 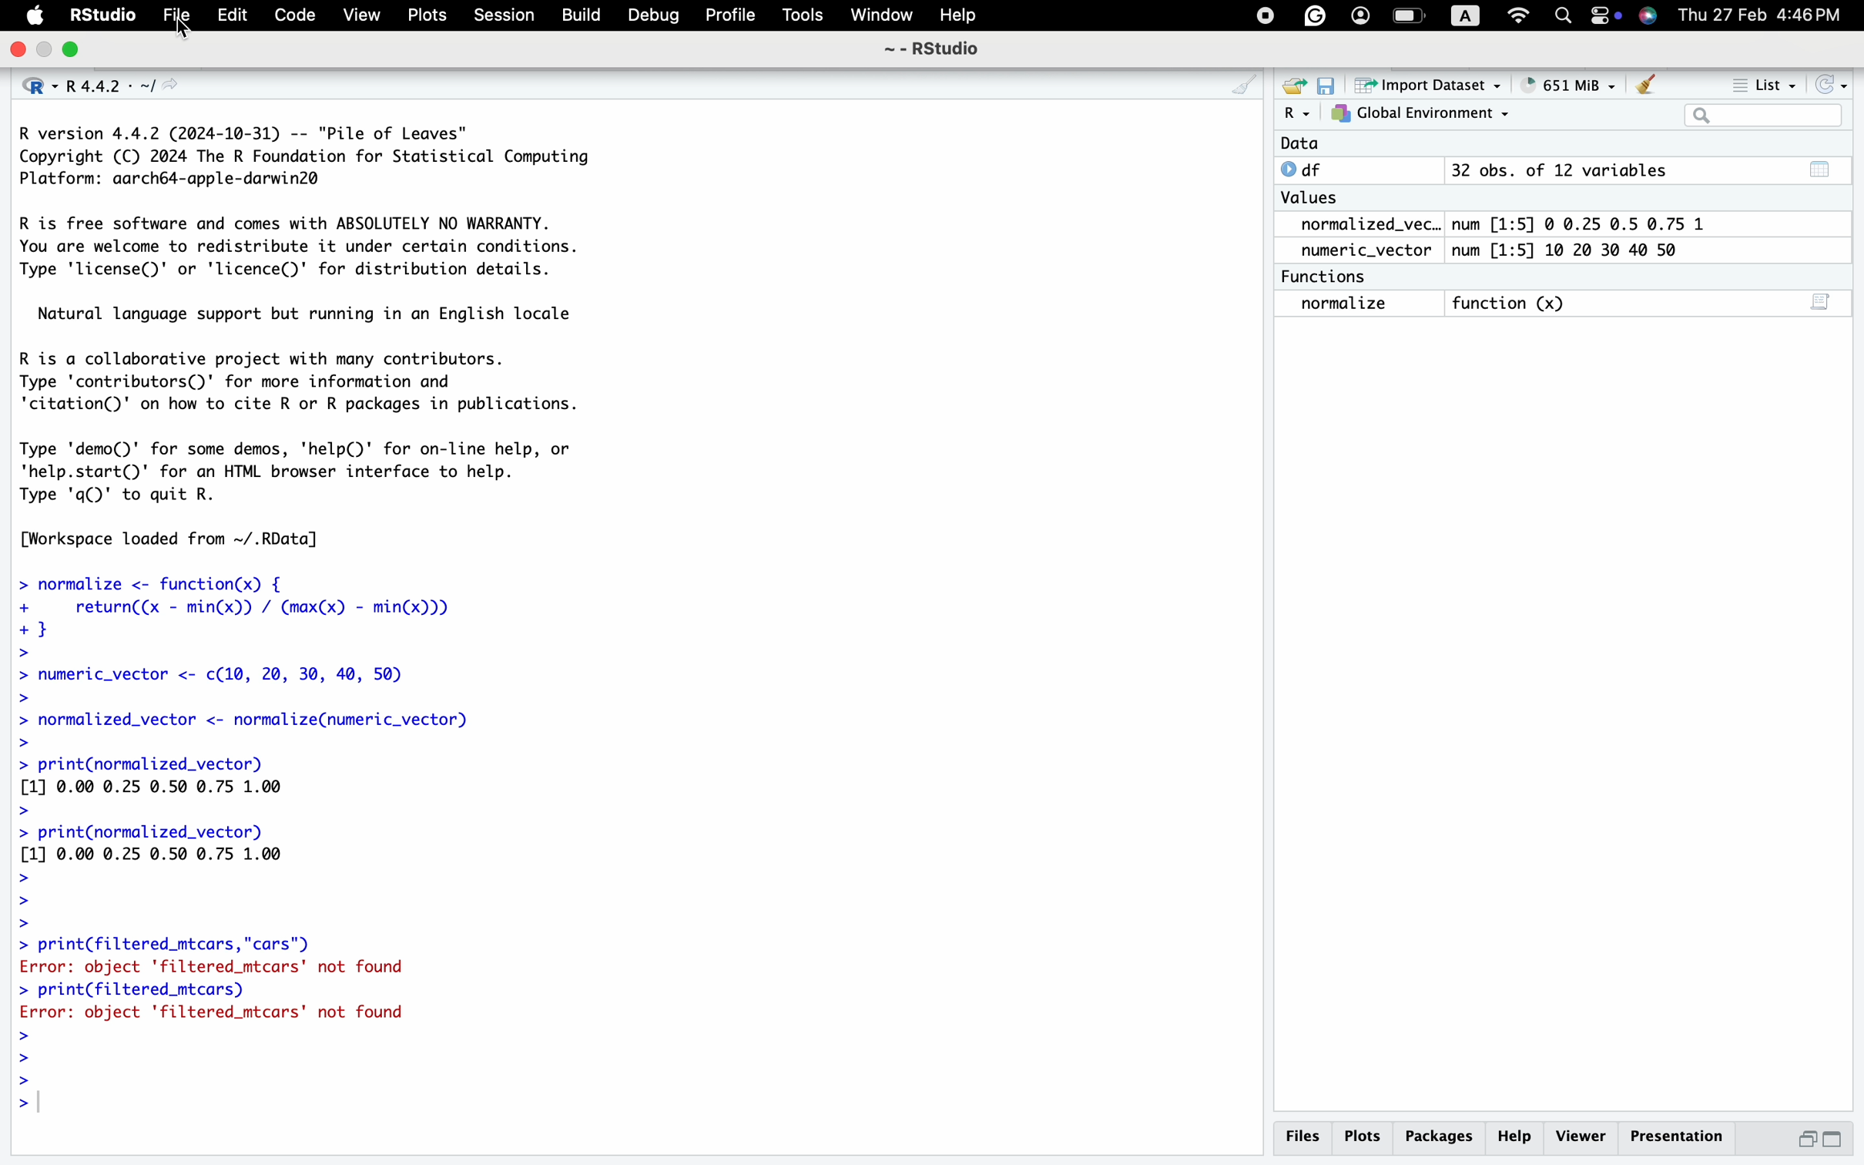 What do you see at coordinates (19, 49) in the screenshot?
I see `close` at bounding box center [19, 49].